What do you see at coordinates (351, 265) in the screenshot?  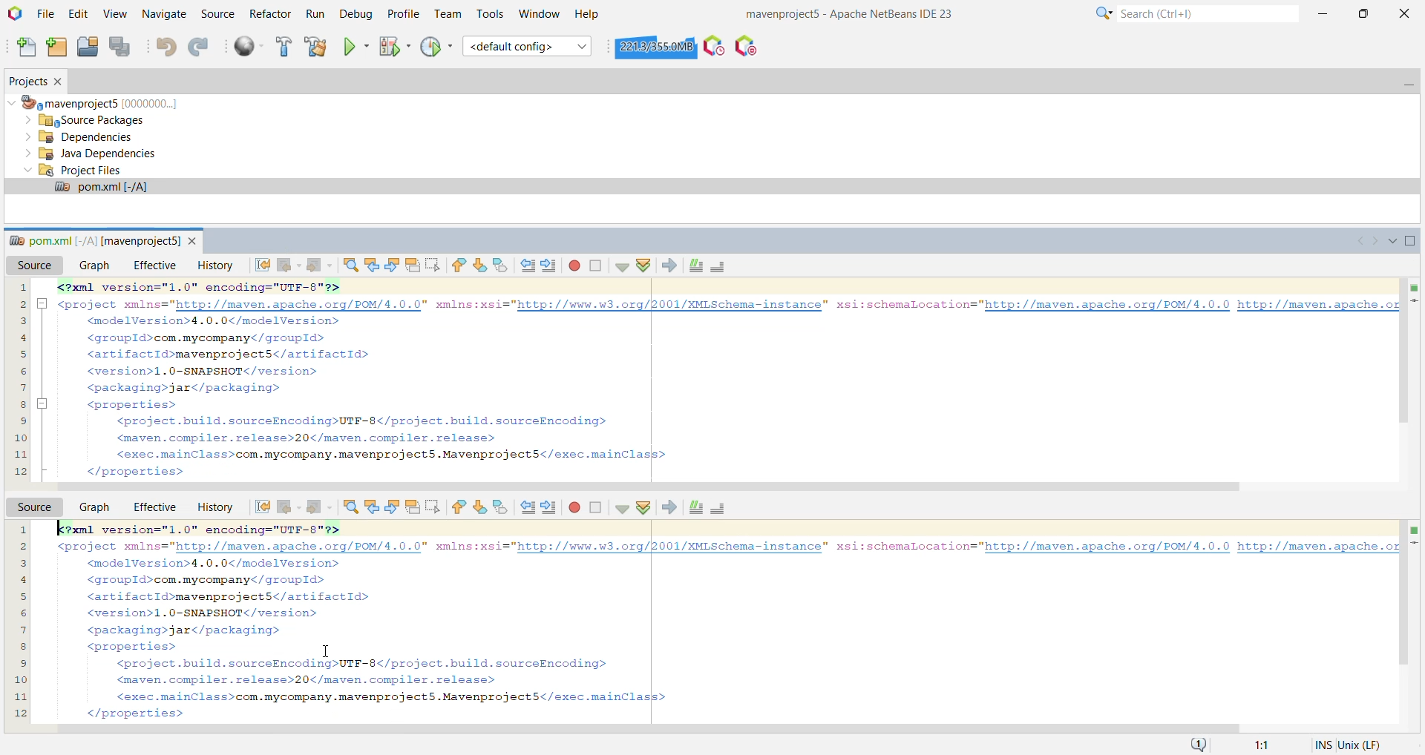 I see `Find selection` at bounding box center [351, 265].